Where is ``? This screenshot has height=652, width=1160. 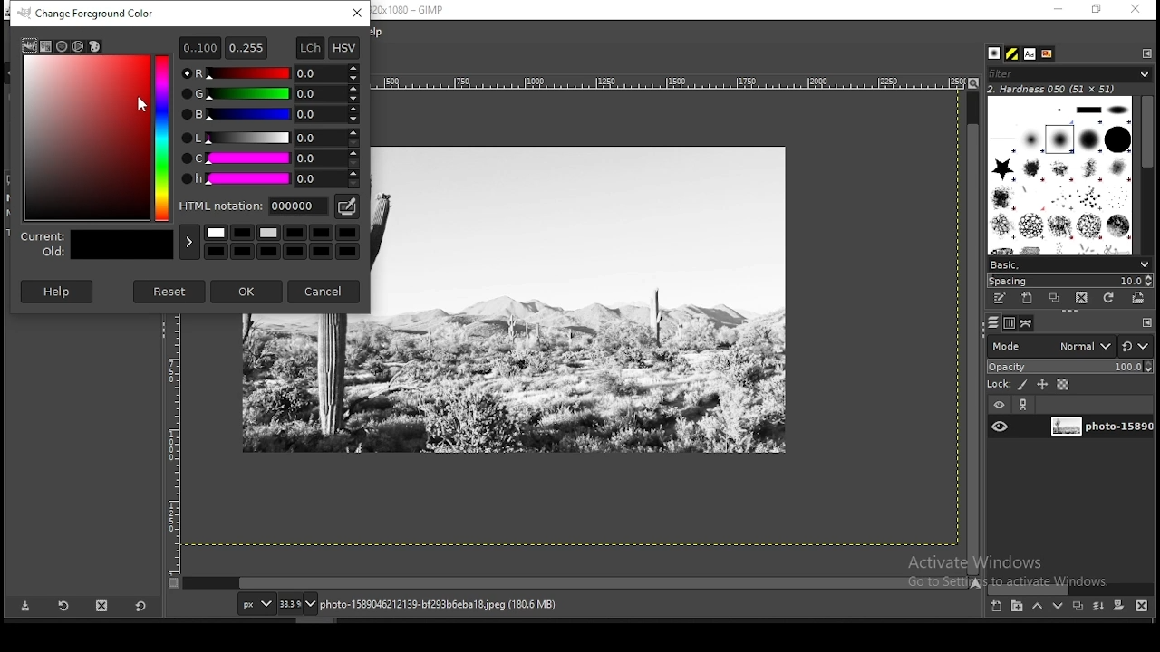
 is located at coordinates (459, 604).